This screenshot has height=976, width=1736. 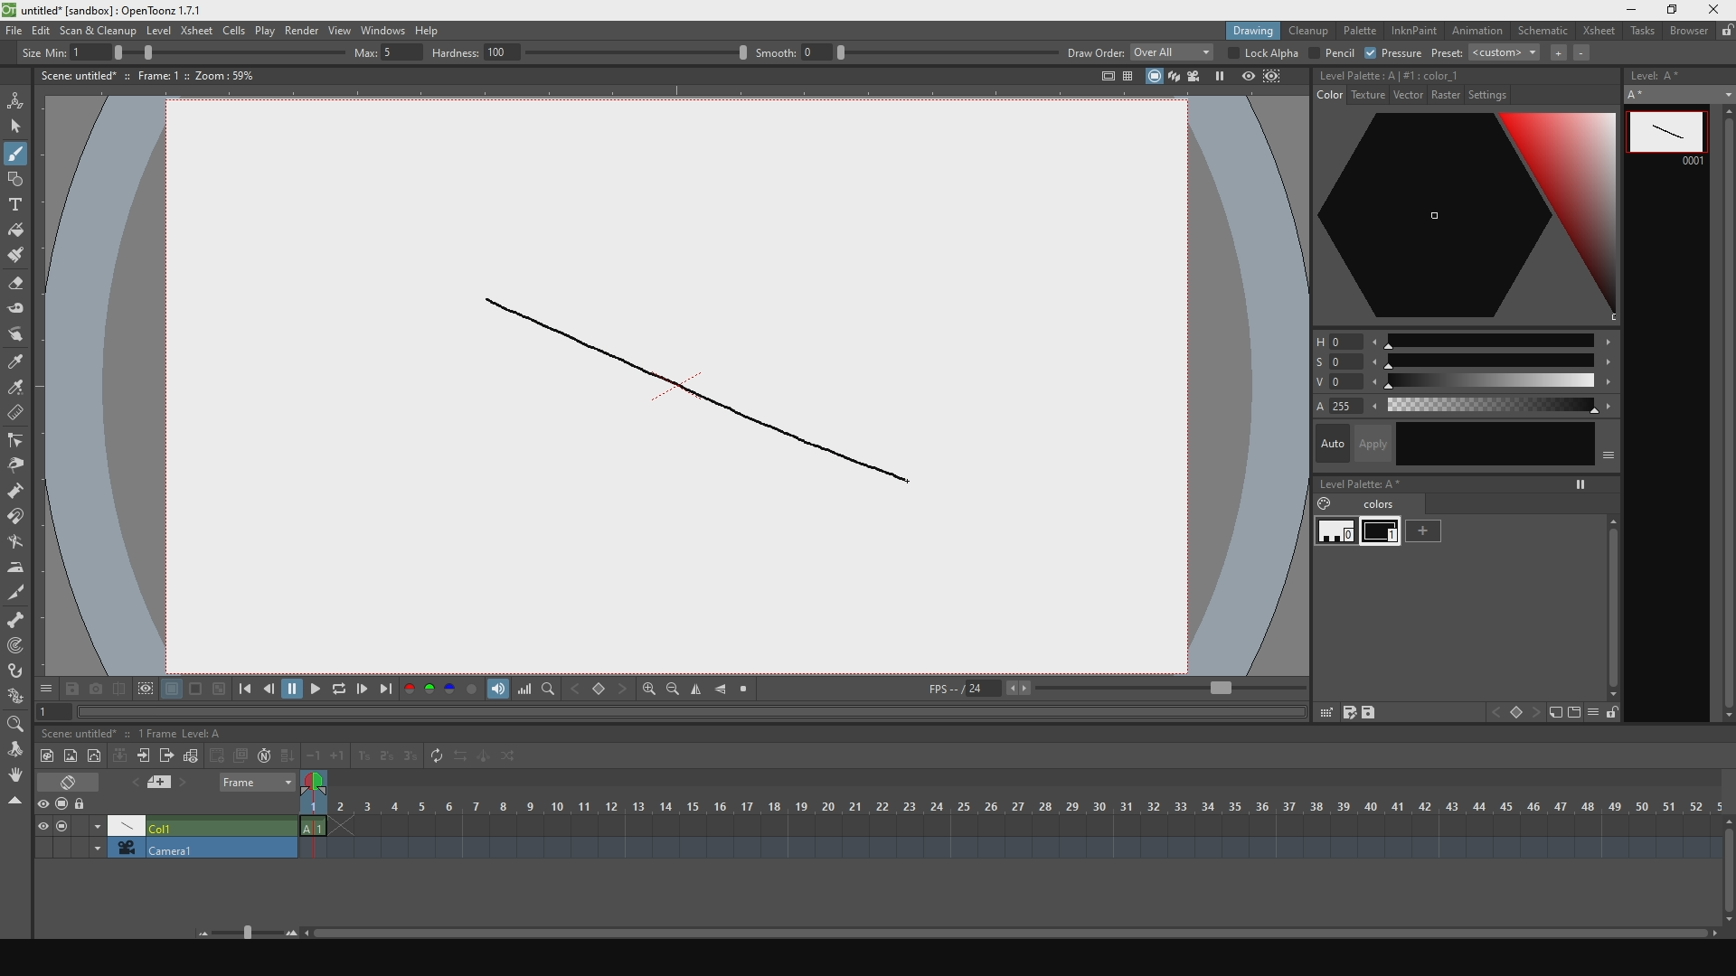 What do you see at coordinates (1712, 10) in the screenshot?
I see `close` at bounding box center [1712, 10].